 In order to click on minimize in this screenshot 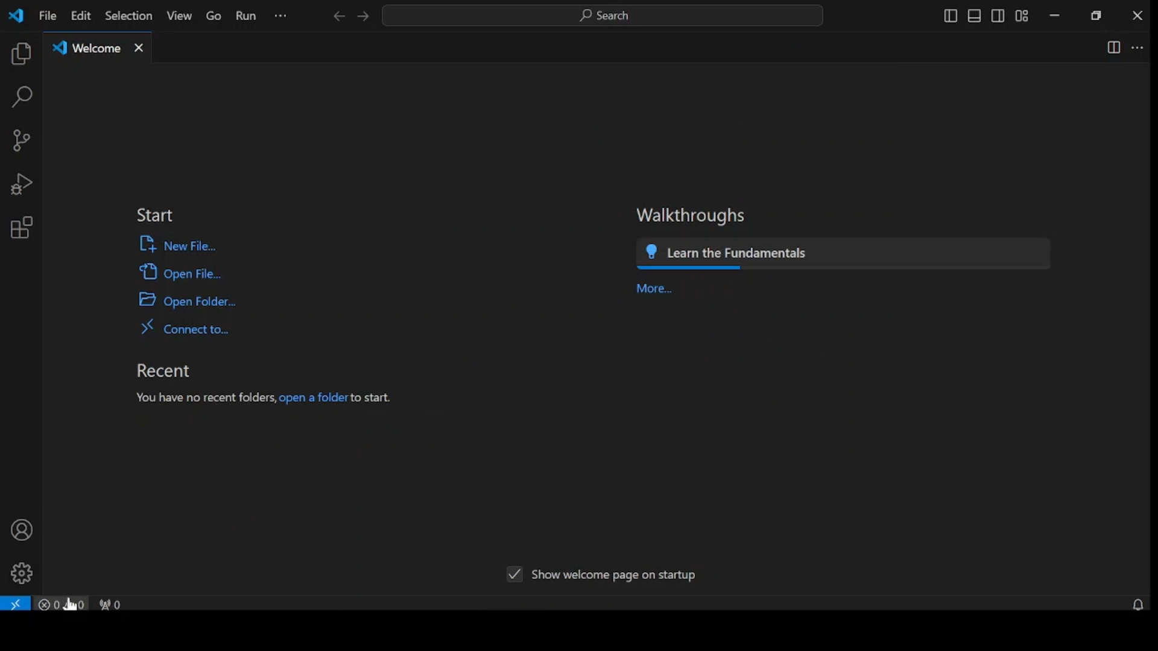, I will do `click(1055, 16)`.